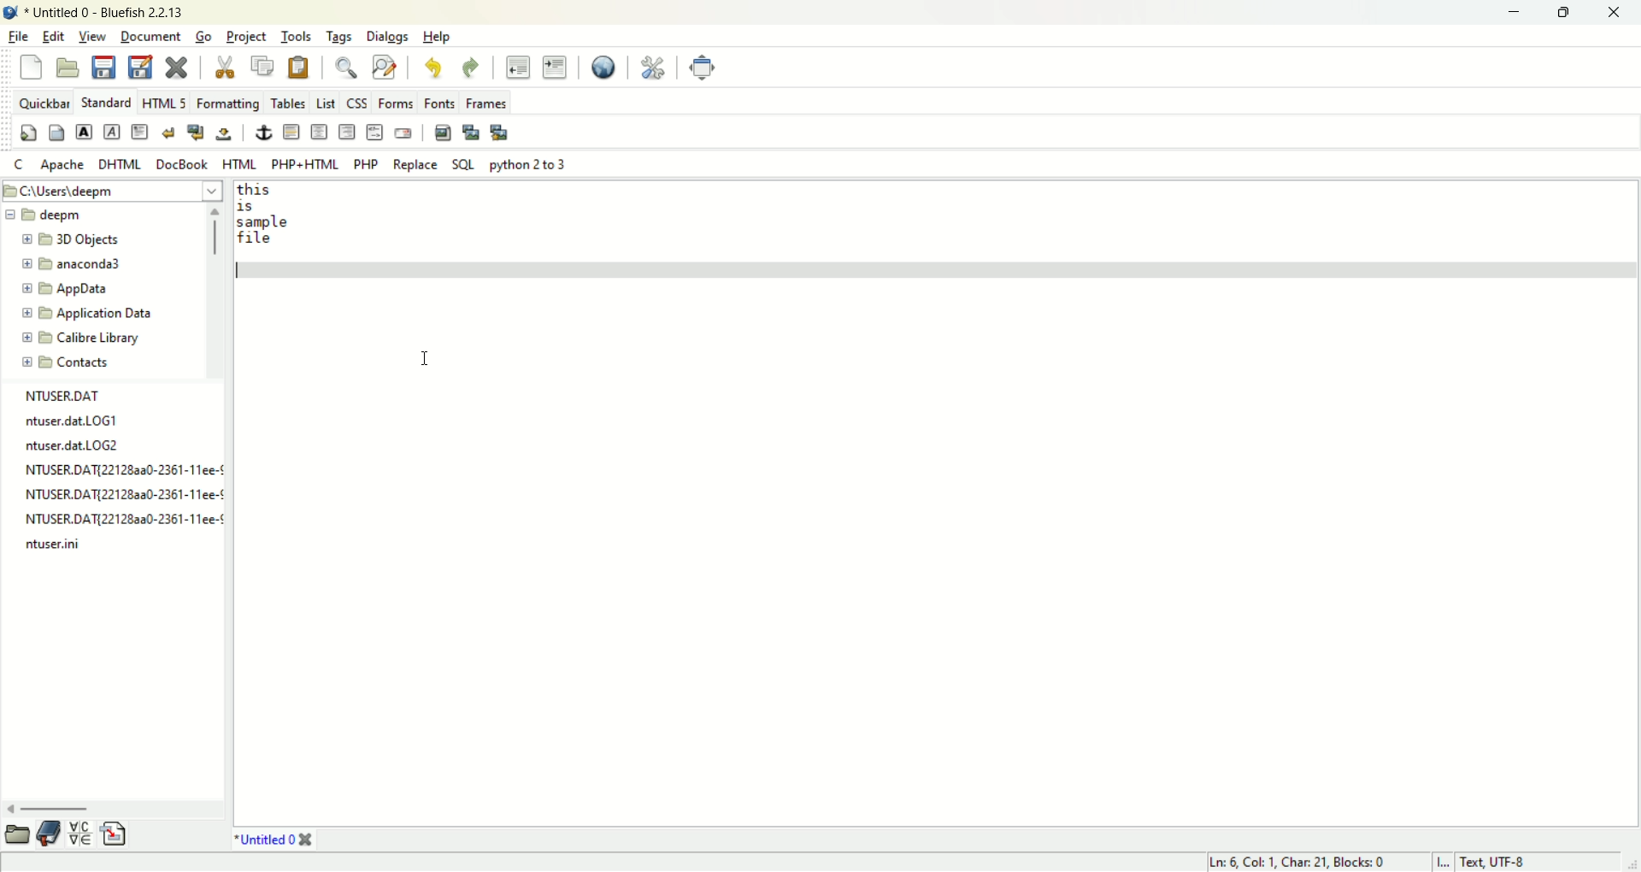 Image resolution: width=1641 pixels, height=872 pixels. What do you see at coordinates (18, 36) in the screenshot?
I see `file` at bounding box center [18, 36].